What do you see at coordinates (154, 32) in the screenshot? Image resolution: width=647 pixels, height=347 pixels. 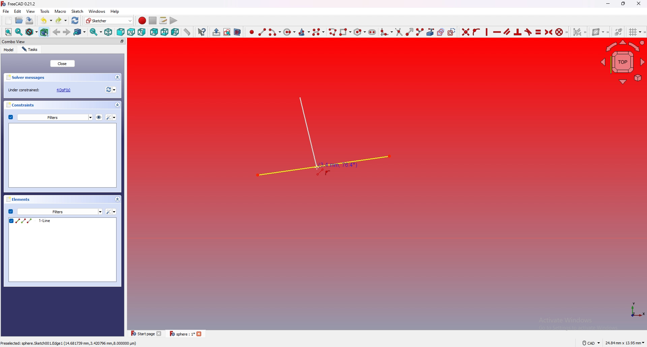 I see `Rear` at bounding box center [154, 32].